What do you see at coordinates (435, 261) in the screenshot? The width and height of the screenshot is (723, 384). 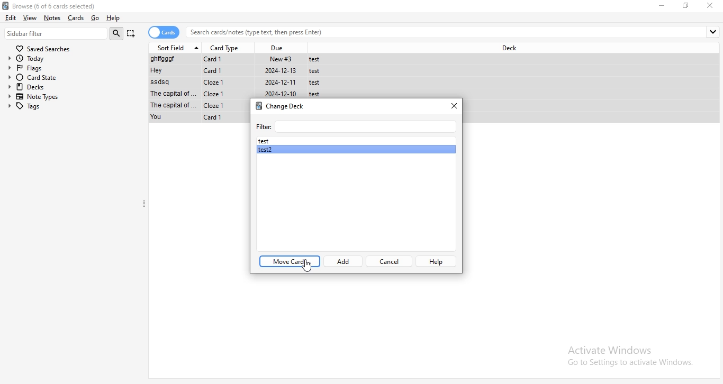 I see `help` at bounding box center [435, 261].